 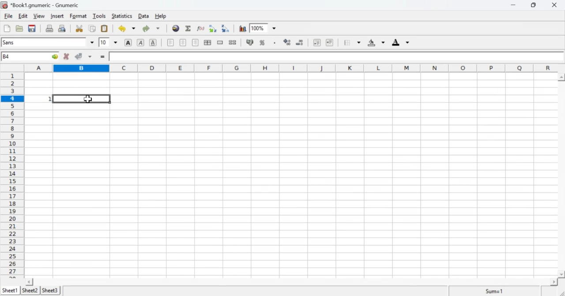 What do you see at coordinates (514, 5) in the screenshot?
I see `Minimize` at bounding box center [514, 5].